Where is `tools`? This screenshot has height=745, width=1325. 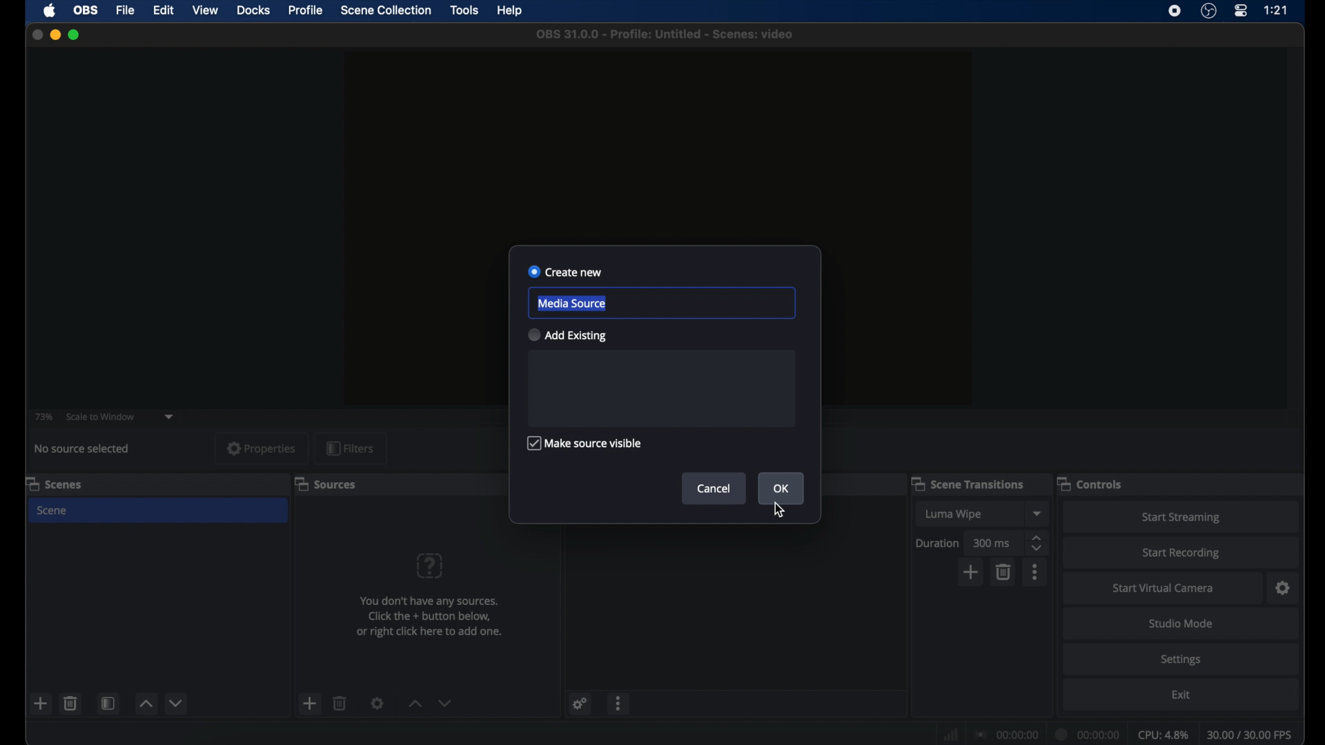
tools is located at coordinates (464, 10).